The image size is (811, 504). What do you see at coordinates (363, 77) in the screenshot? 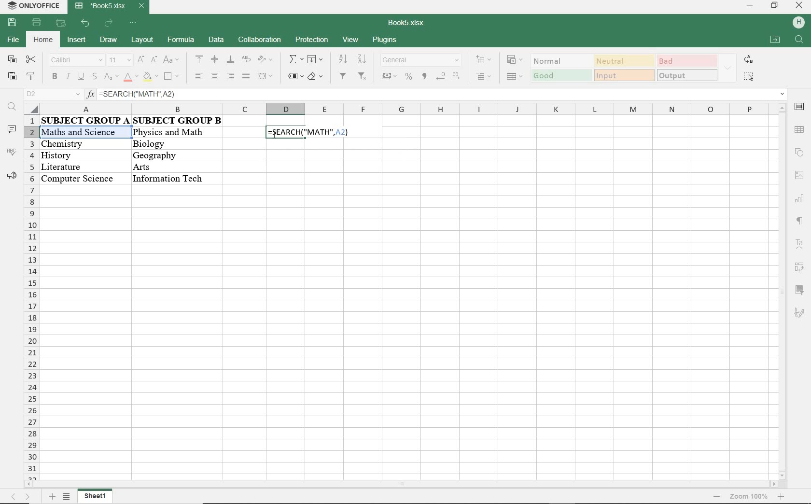
I see `remove filter` at bounding box center [363, 77].